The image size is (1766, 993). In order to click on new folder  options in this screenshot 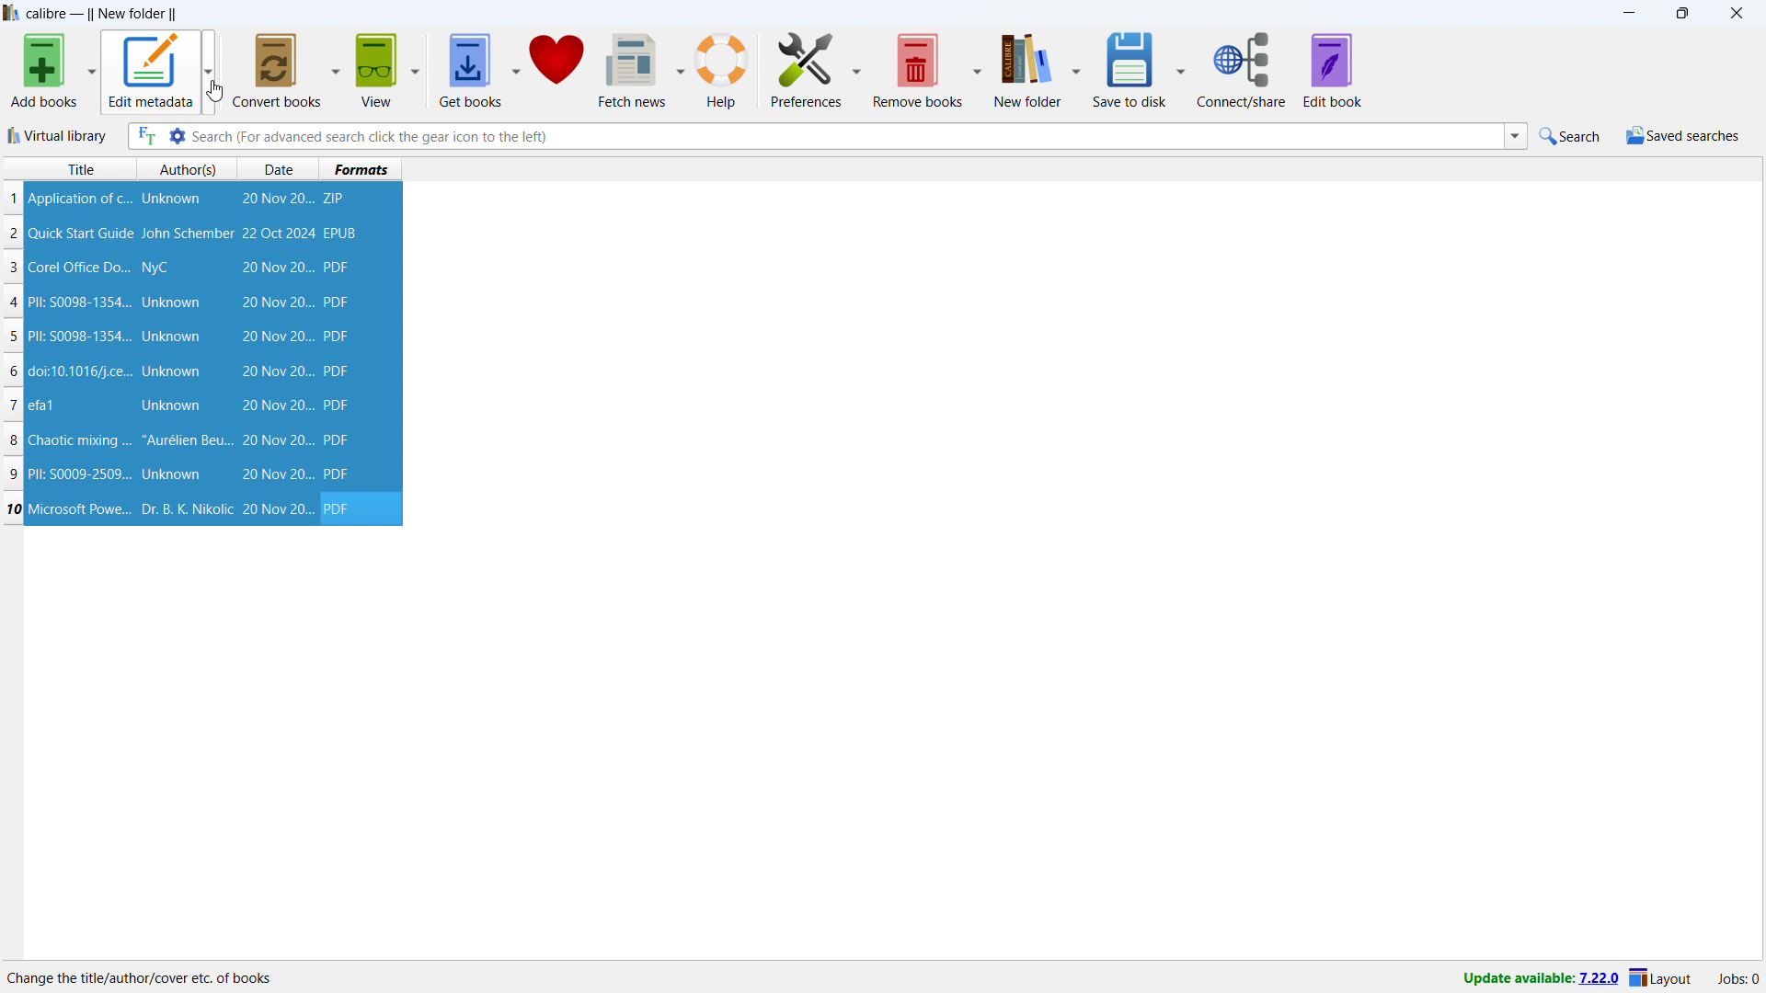, I will do `click(1078, 69)`.